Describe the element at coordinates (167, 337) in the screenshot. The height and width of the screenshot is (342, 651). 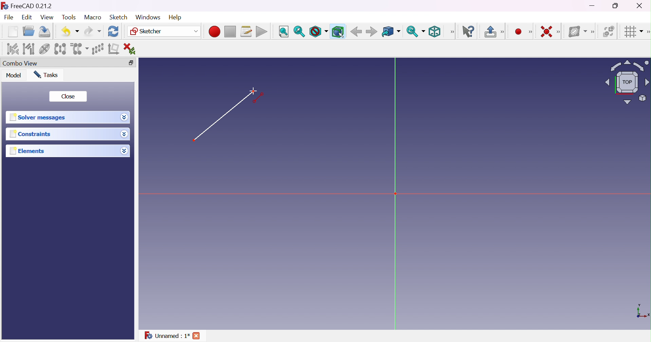
I see `Unnamed : 1*` at that location.